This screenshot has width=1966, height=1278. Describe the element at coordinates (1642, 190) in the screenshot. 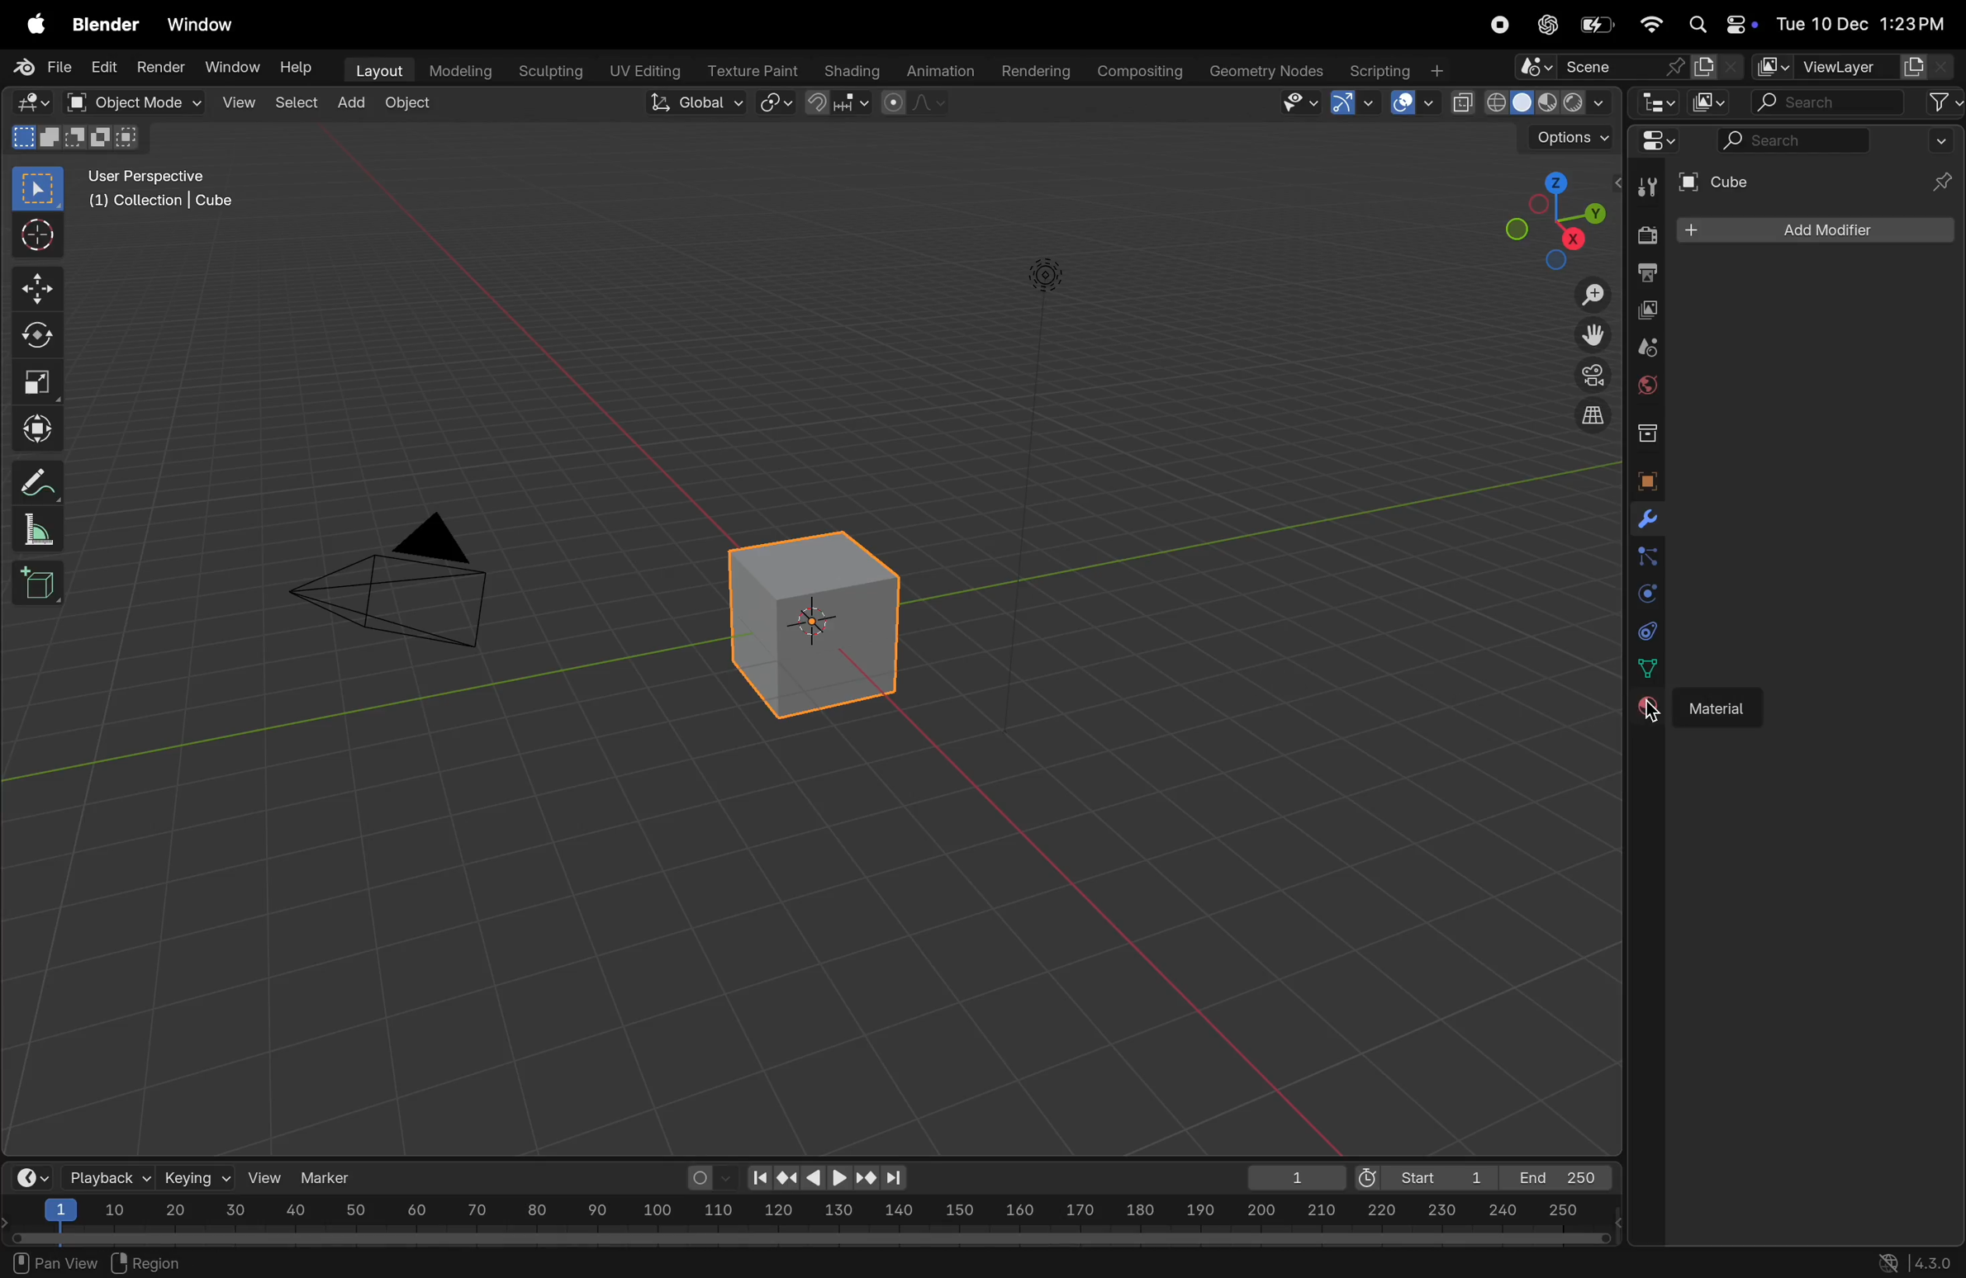

I see `tool` at that location.